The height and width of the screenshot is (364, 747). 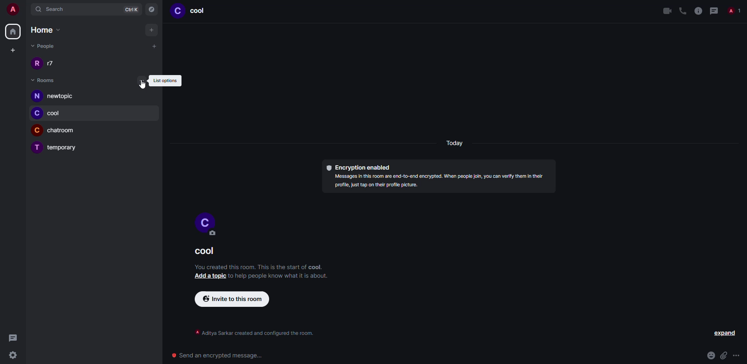 What do you see at coordinates (210, 276) in the screenshot?
I see `add a topic` at bounding box center [210, 276].